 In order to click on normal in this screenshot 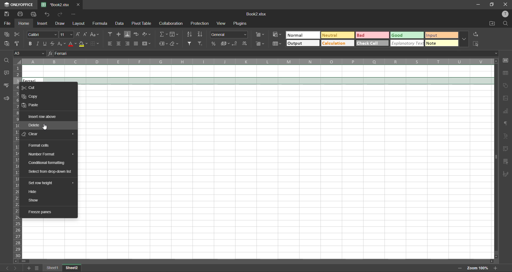, I will do `click(303, 35)`.